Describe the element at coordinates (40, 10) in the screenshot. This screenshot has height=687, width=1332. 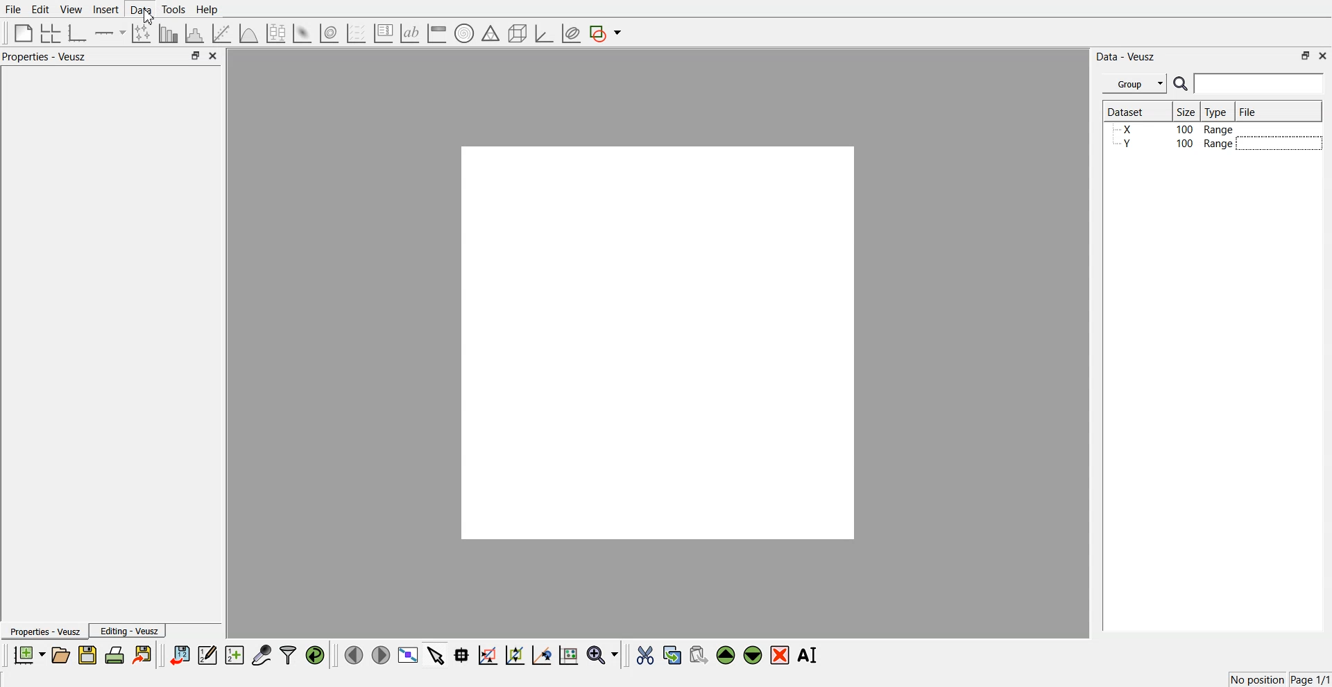
I see `Edit` at that location.